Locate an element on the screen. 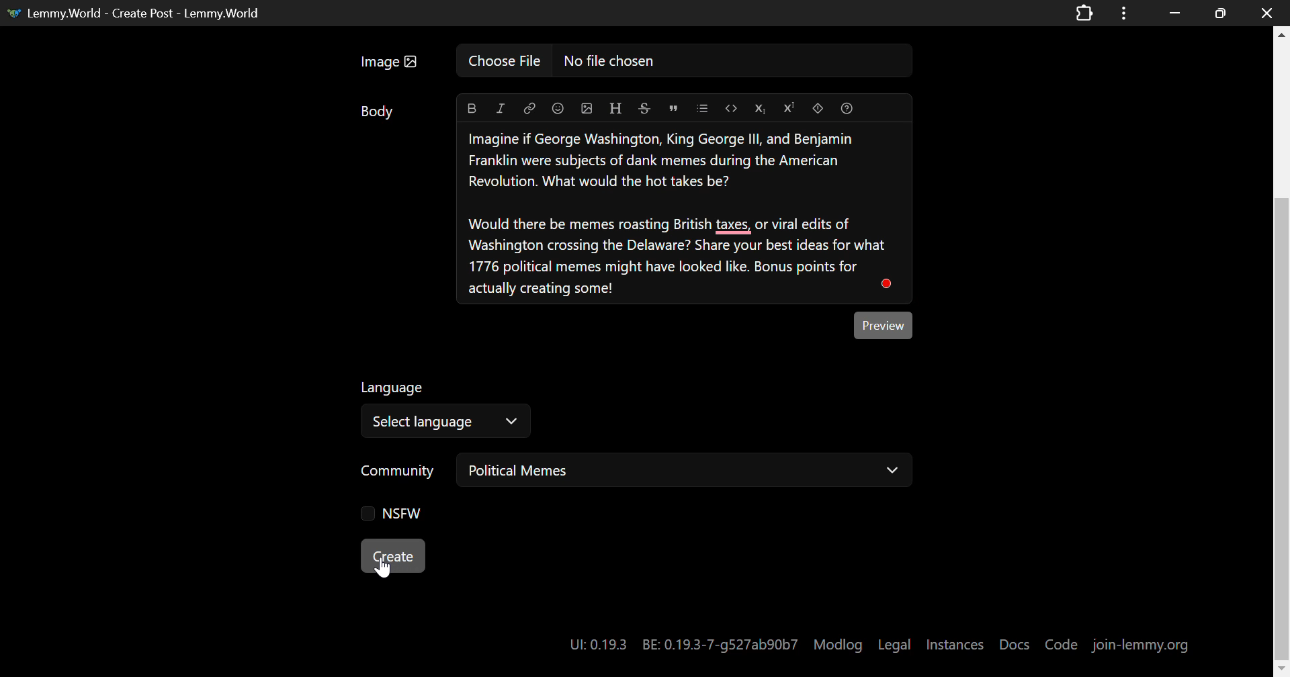 Image resolution: width=1290 pixels, height=677 pixels. NSFW Checkbox is located at coordinates (395, 511).